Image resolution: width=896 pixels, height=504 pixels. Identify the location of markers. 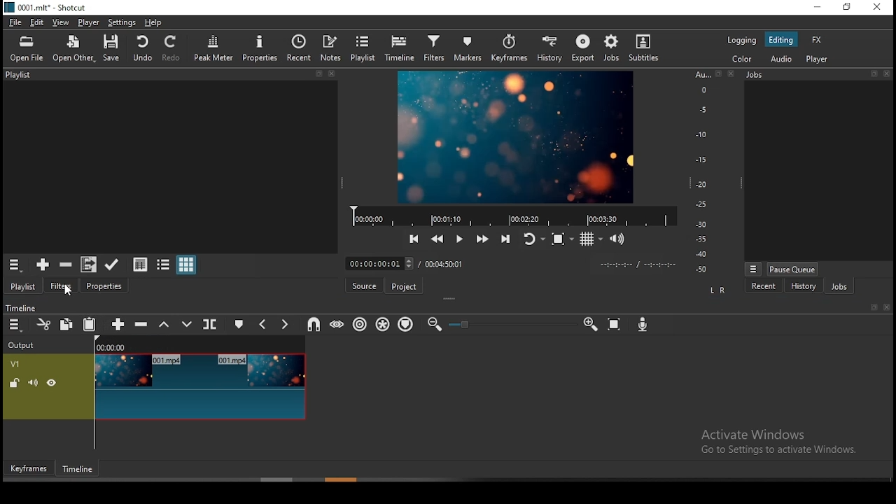
(467, 48).